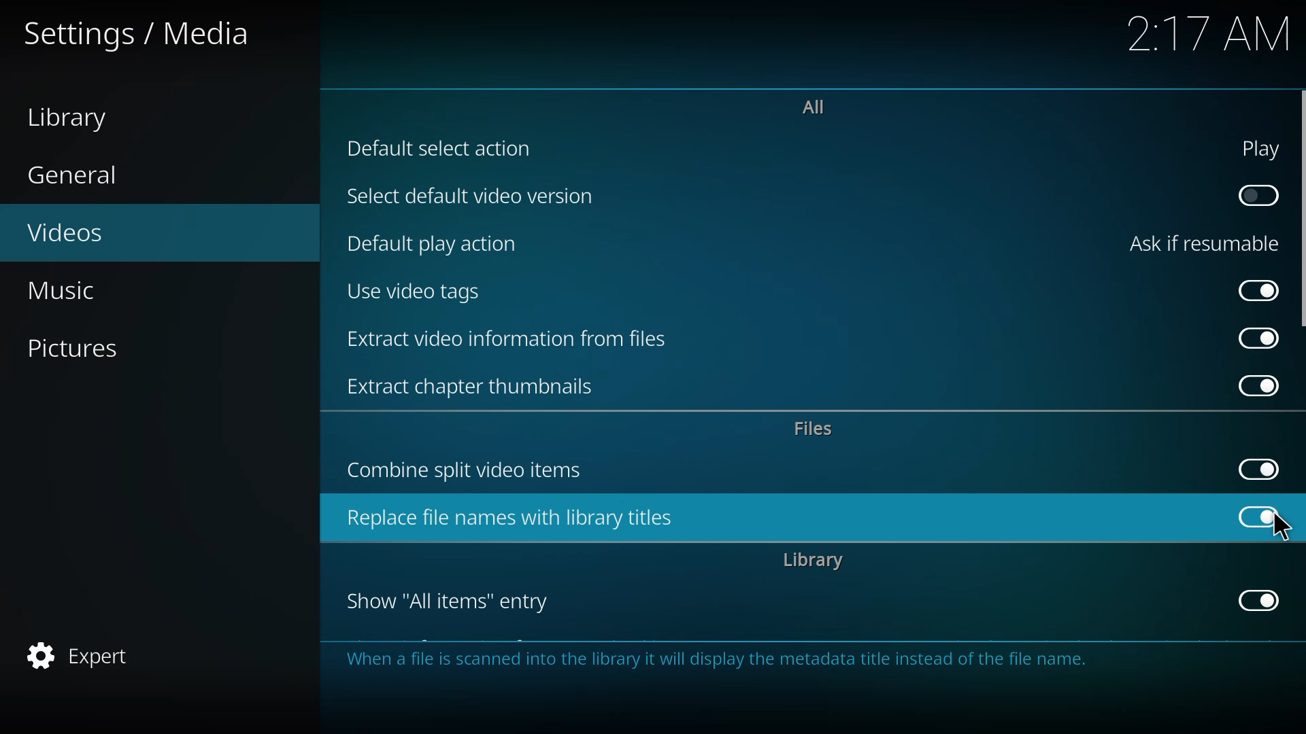 The image size is (1306, 734). What do you see at coordinates (1254, 338) in the screenshot?
I see `enabled` at bounding box center [1254, 338].